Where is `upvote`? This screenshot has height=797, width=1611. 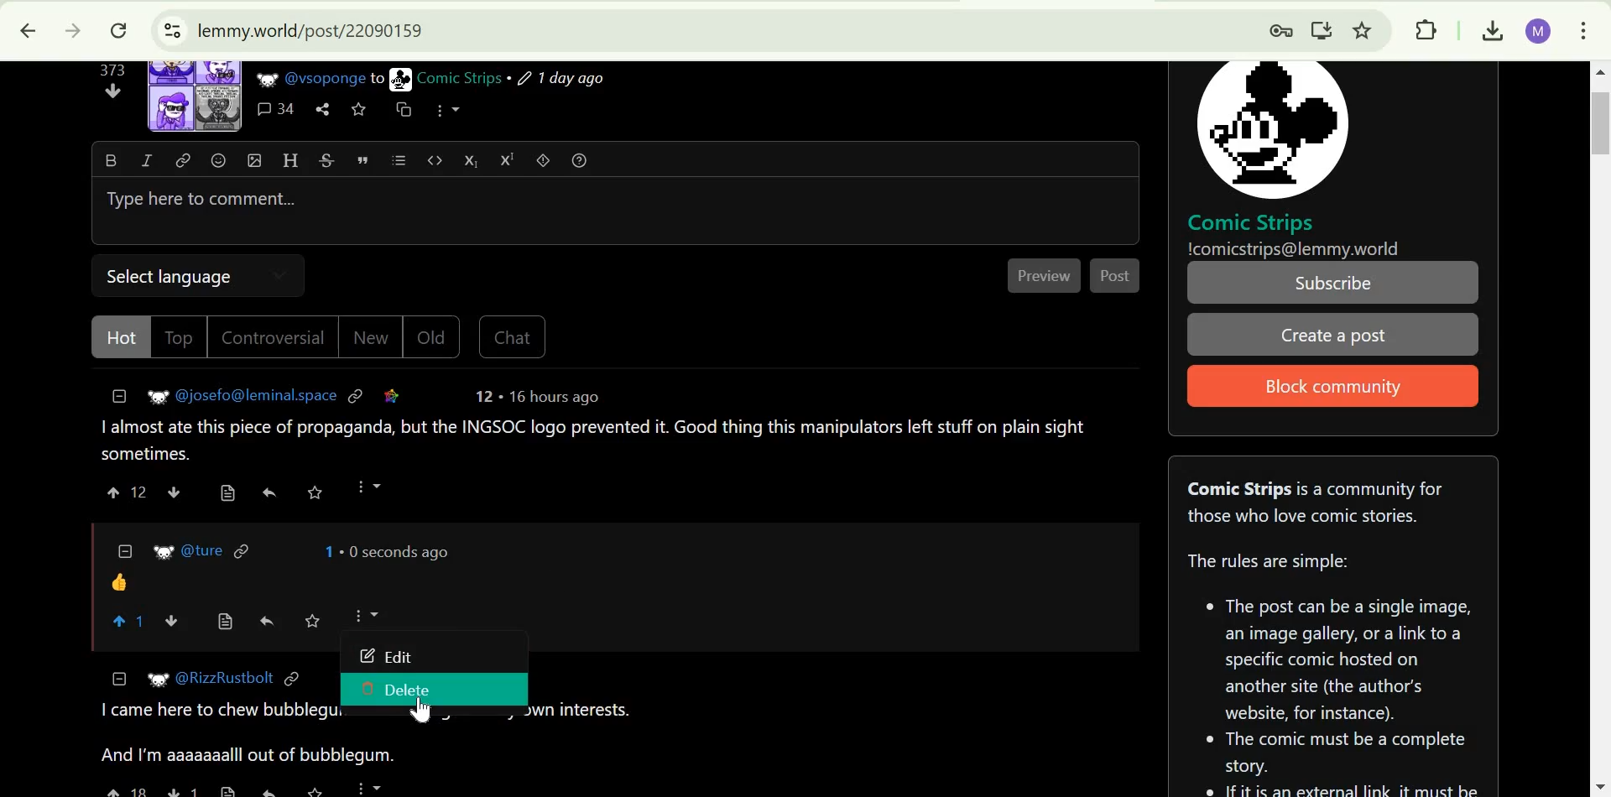
upvote is located at coordinates (115, 492).